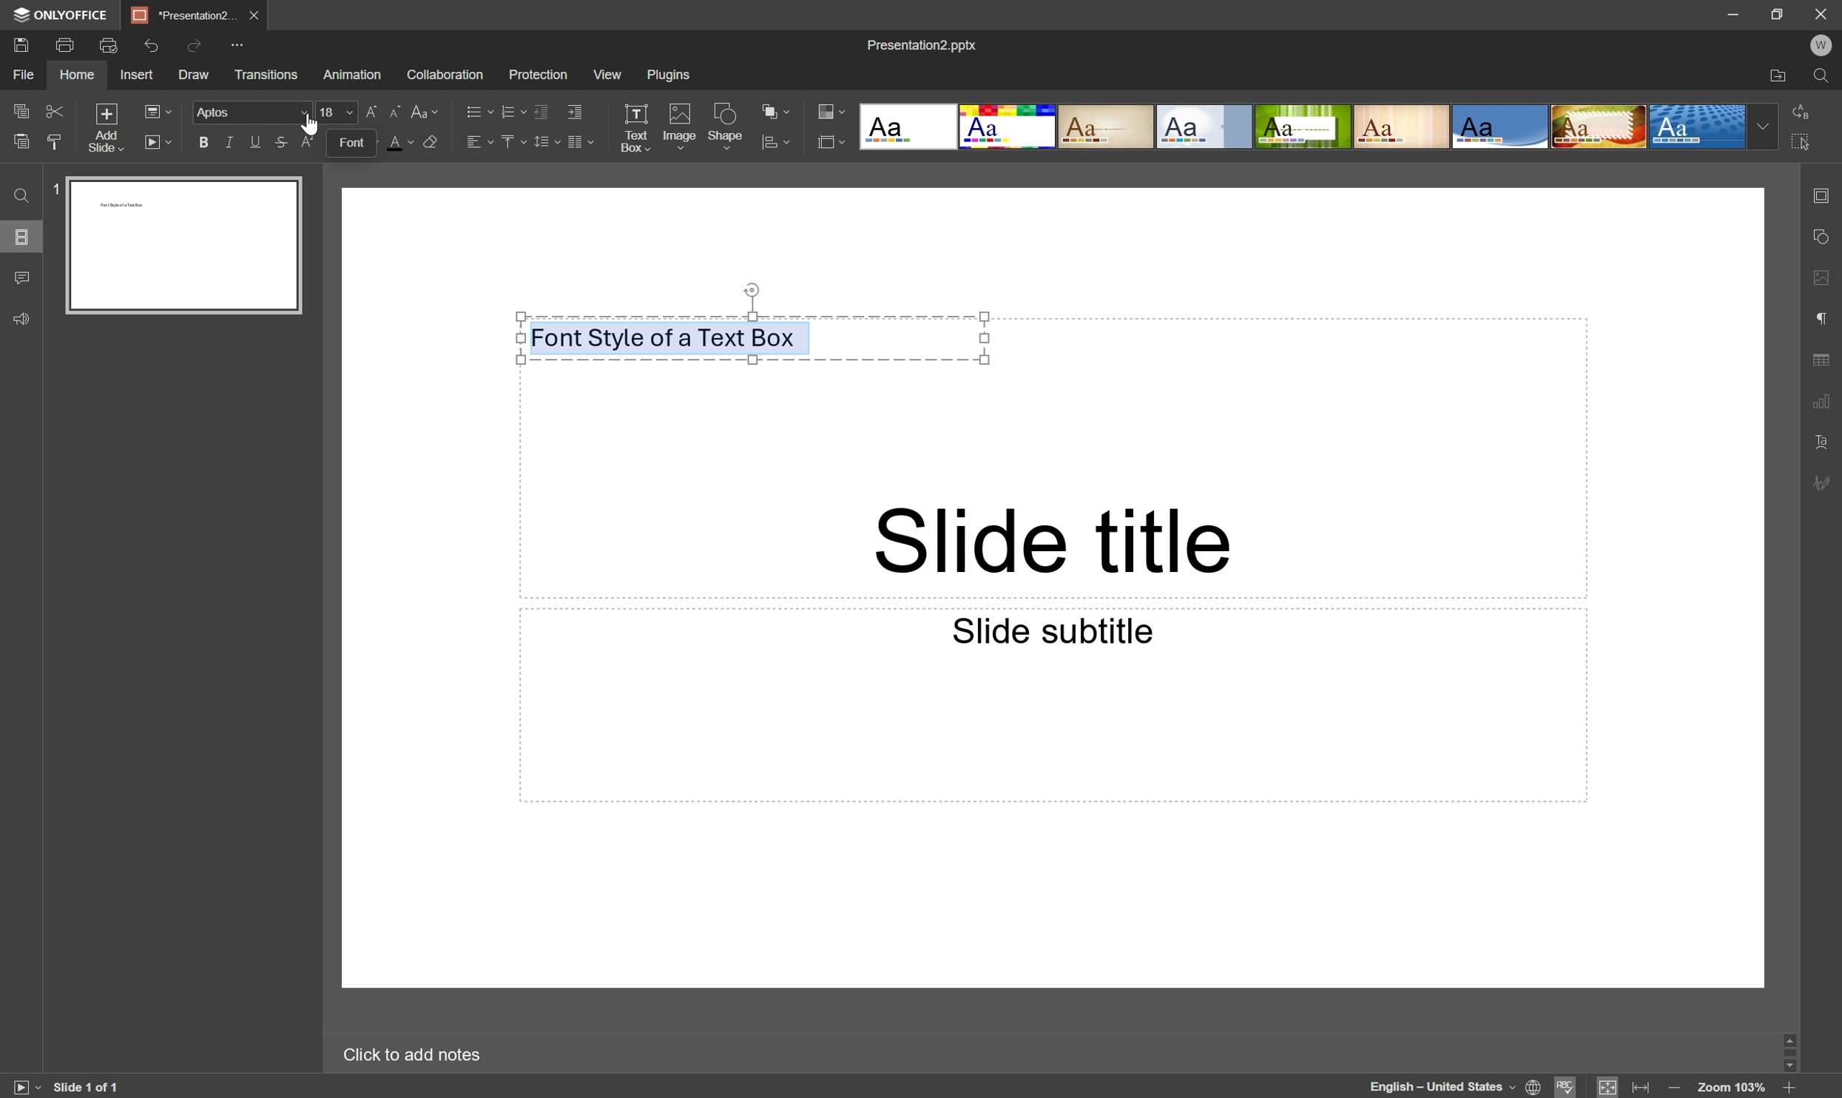  What do you see at coordinates (834, 140) in the screenshot?
I see `Select slide layout` at bounding box center [834, 140].